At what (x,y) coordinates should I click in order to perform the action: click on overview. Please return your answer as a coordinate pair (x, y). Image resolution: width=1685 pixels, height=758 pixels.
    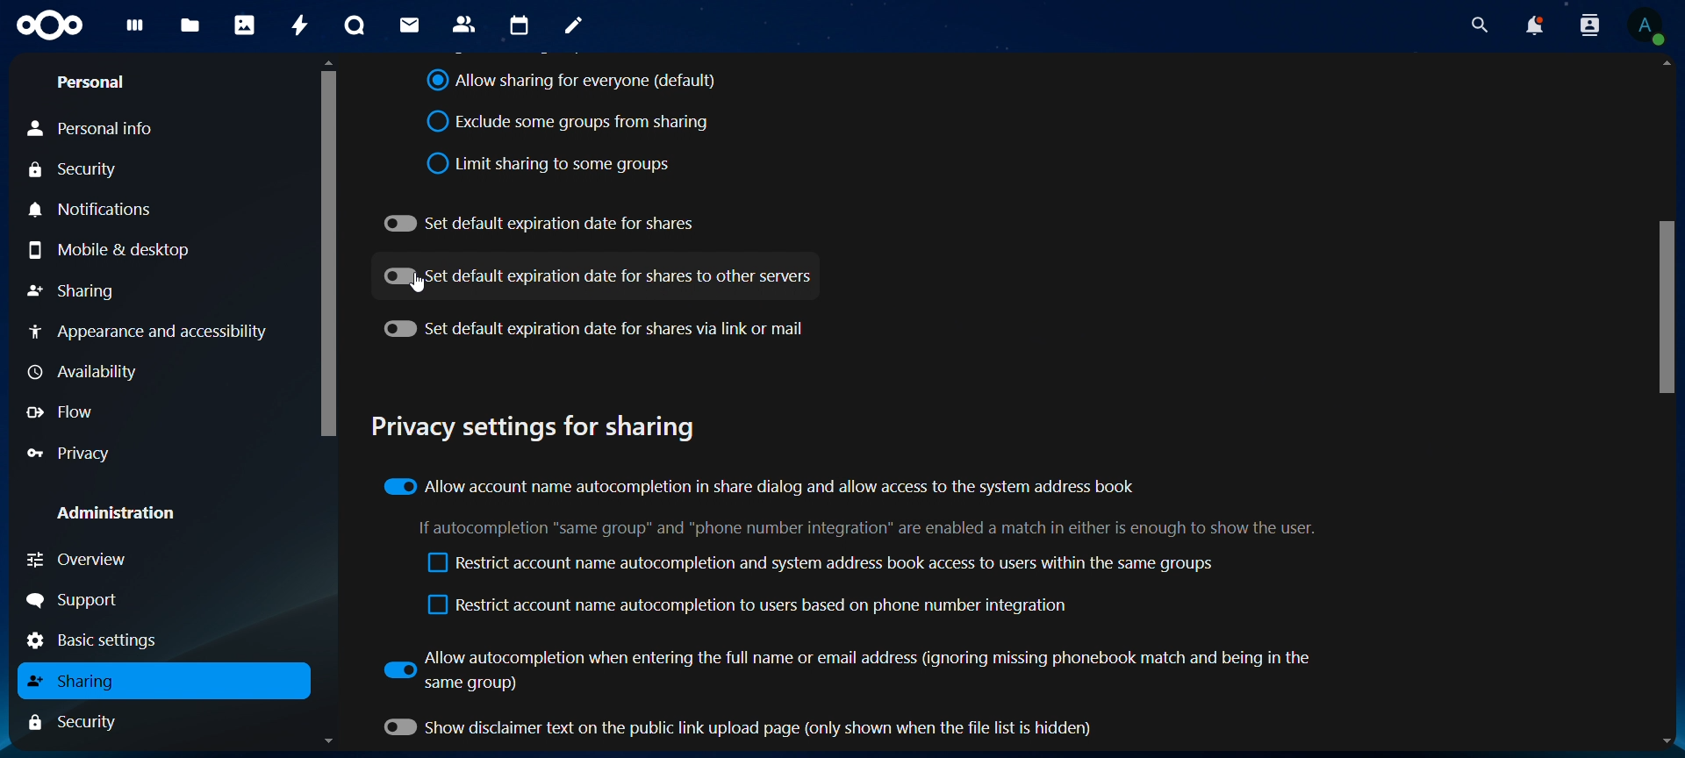
    Looking at the image, I should click on (79, 556).